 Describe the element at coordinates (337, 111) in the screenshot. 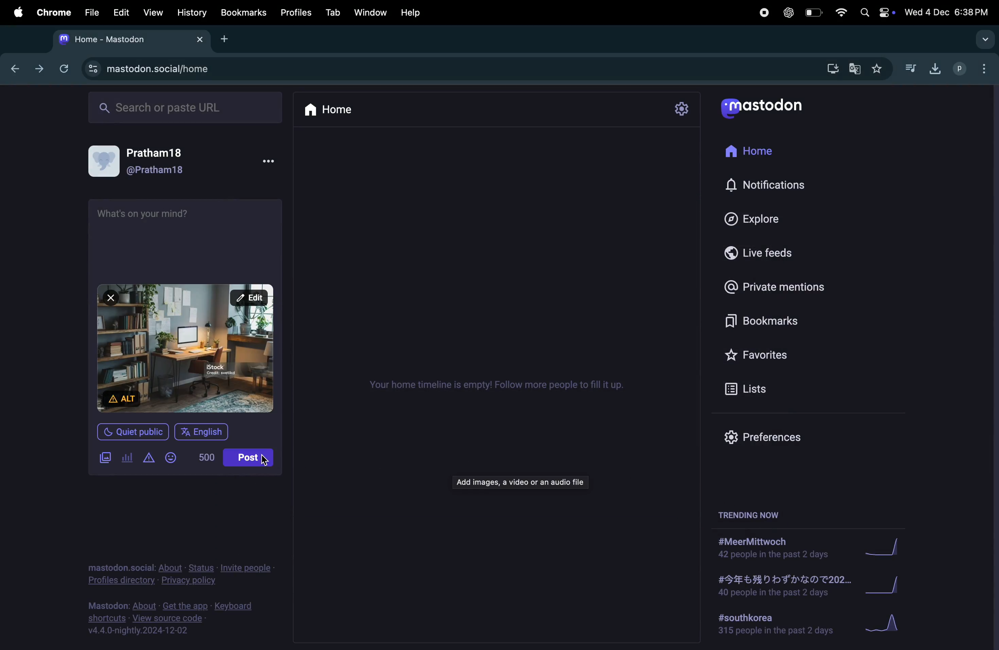

I see `home` at that location.